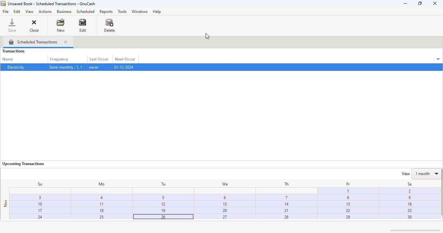 The width and height of the screenshot is (443, 233). What do you see at coordinates (406, 184) in the screenshot?
I see `Sa` at bounding box center [406, 184].